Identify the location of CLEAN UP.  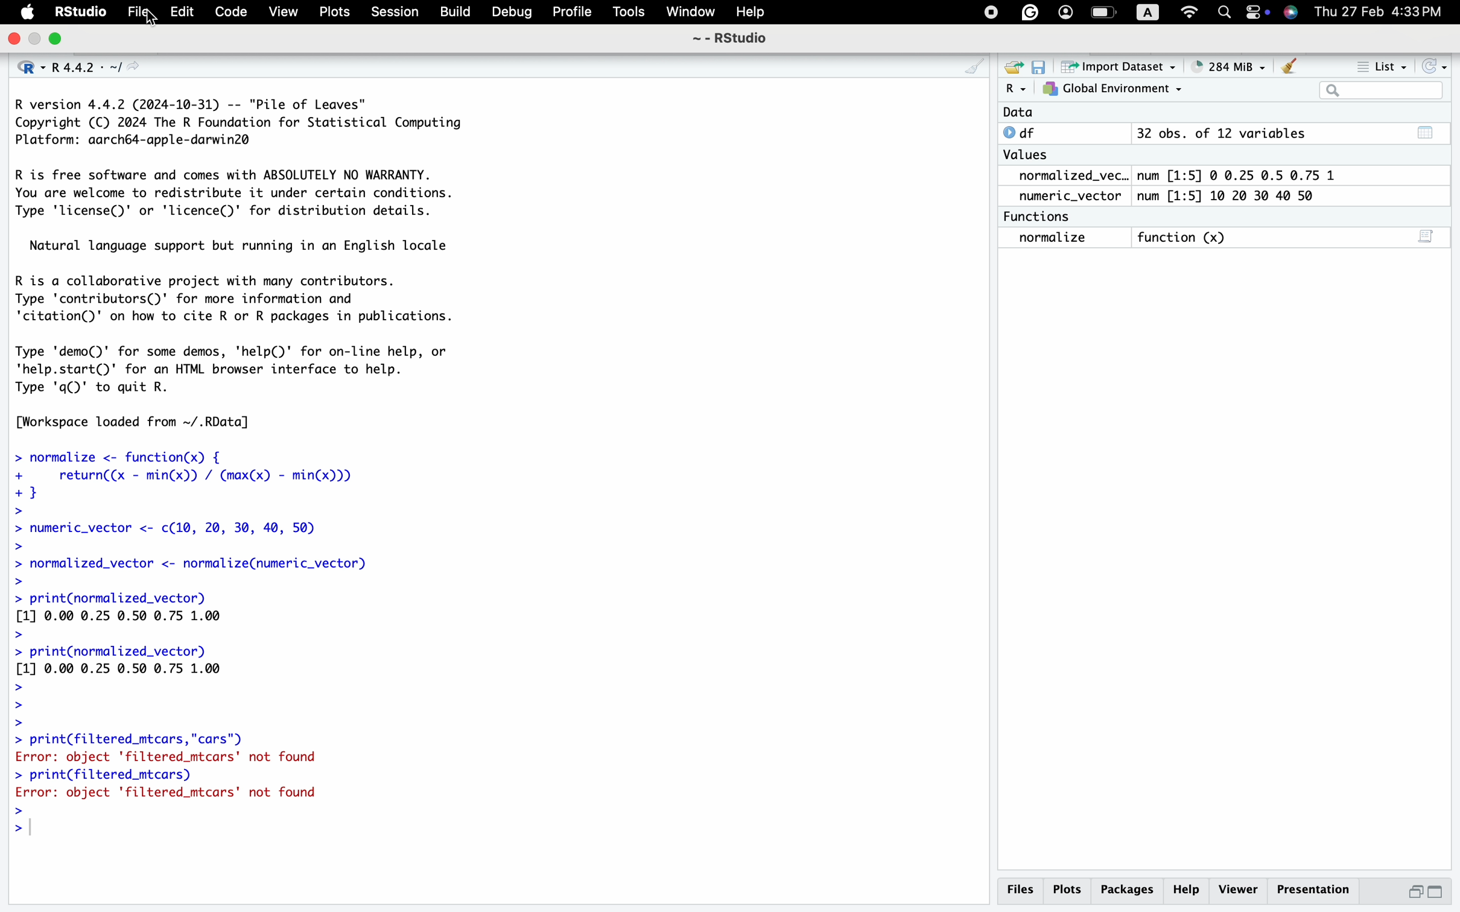
(960, 68).